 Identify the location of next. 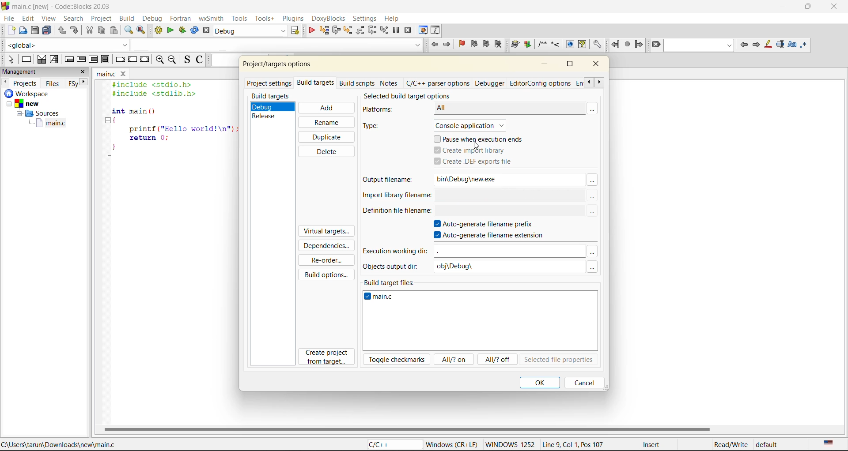
(757, 45).